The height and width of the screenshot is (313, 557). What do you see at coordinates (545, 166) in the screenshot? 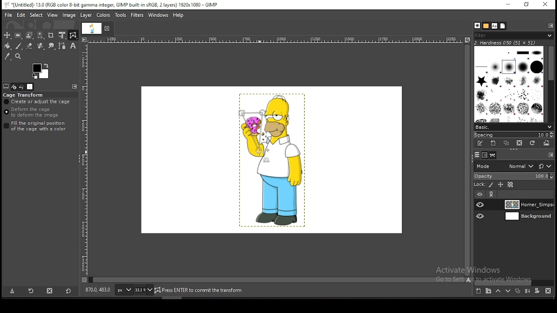
I see `rest` at bounding box center [545, 166].